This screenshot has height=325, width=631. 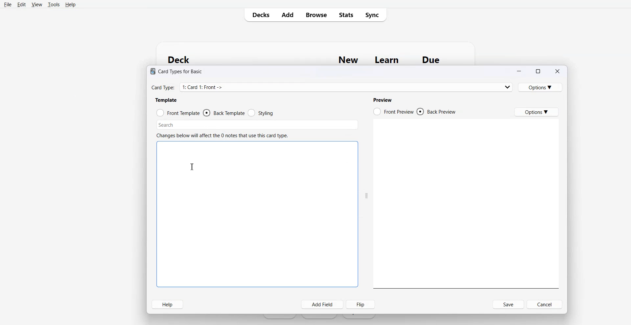 I want to click on Styling, so click(x=261, y=112).